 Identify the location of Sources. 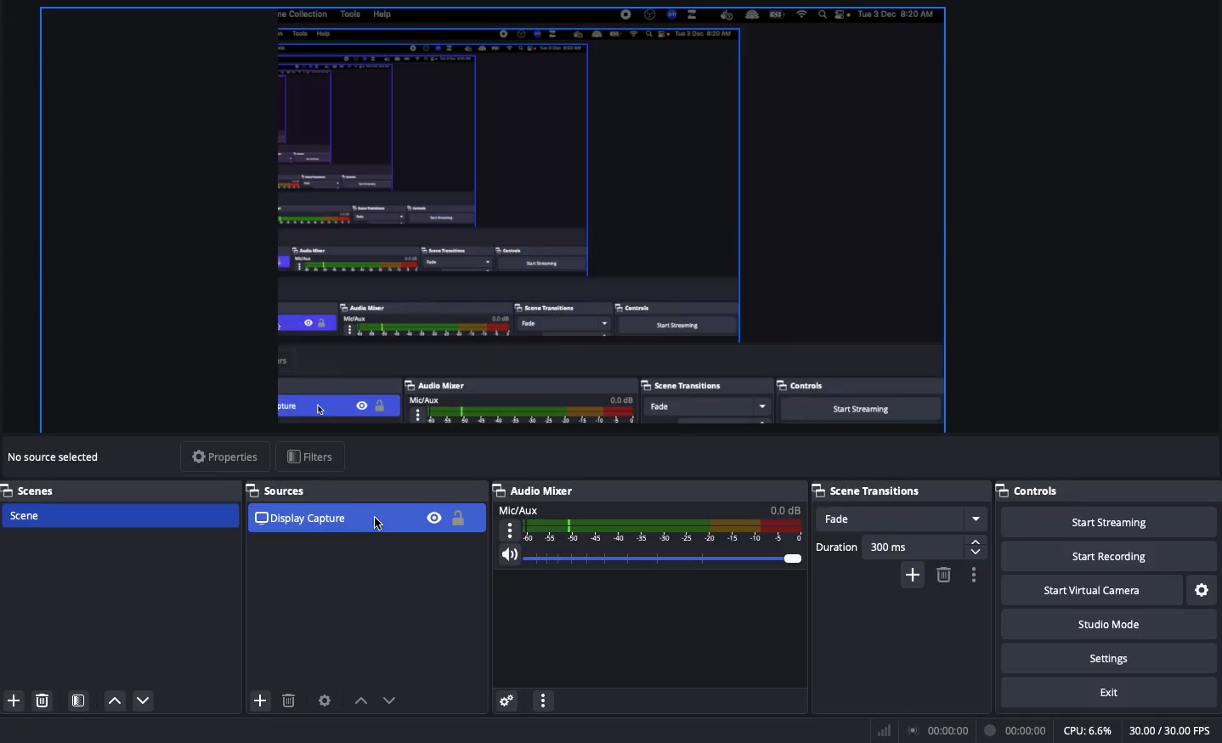
(282, 490).